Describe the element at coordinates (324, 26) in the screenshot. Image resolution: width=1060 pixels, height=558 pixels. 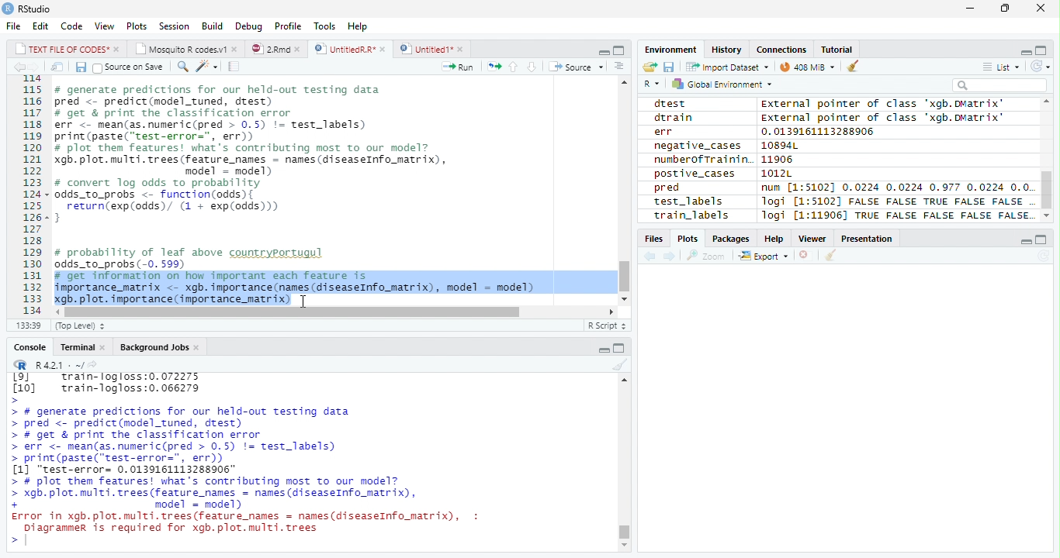
I see `Tools` at that location.